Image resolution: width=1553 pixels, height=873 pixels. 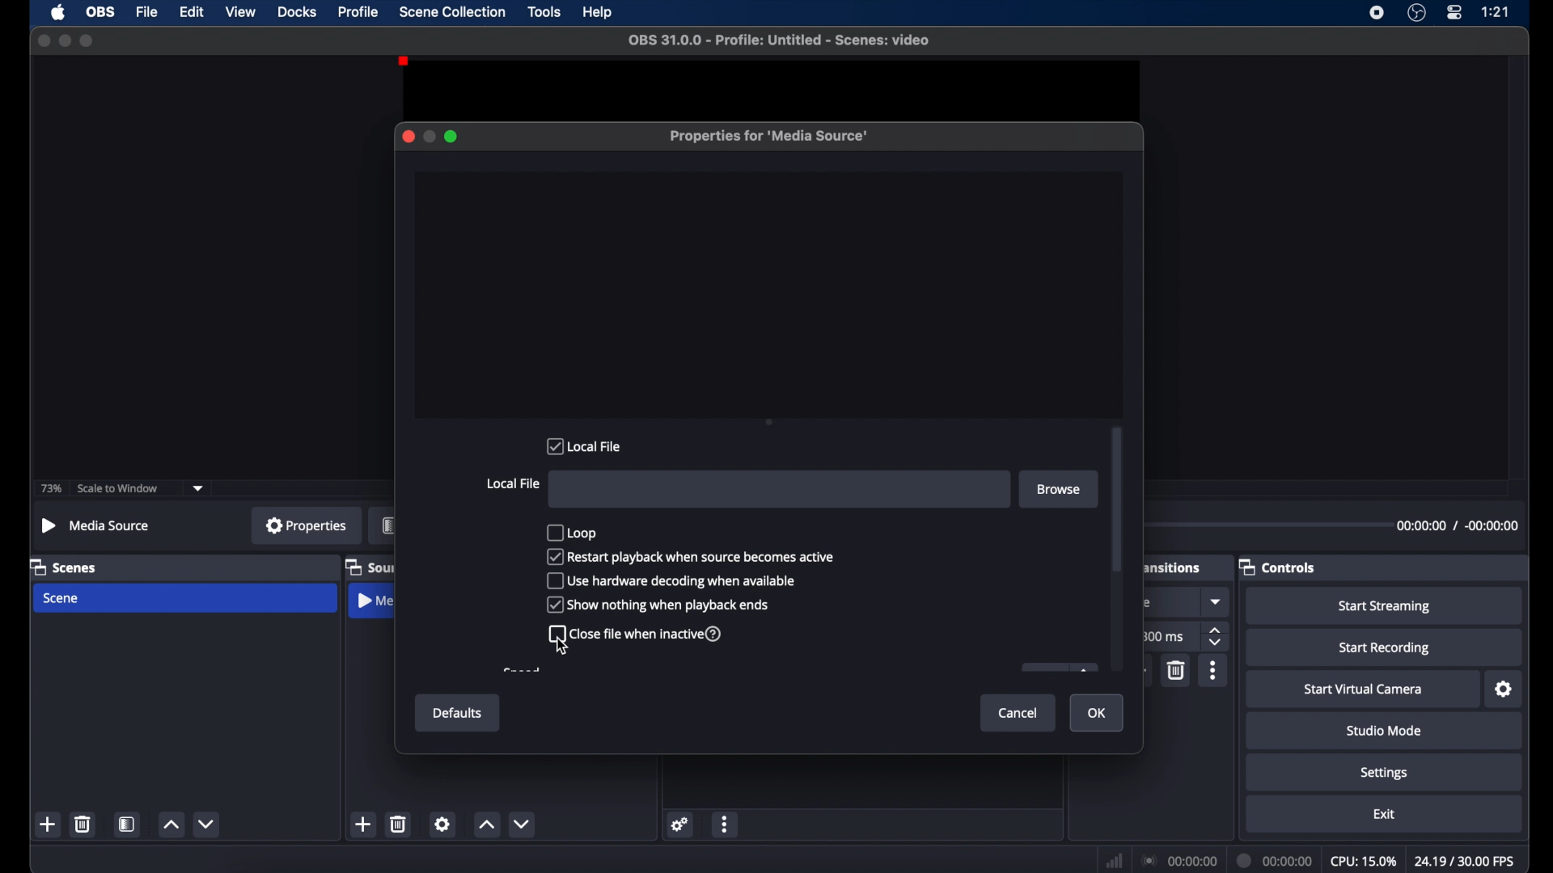 What do you see at coordinates (544, 12) in the screenshot?
I see `tools` at bounding box center [544, 12].